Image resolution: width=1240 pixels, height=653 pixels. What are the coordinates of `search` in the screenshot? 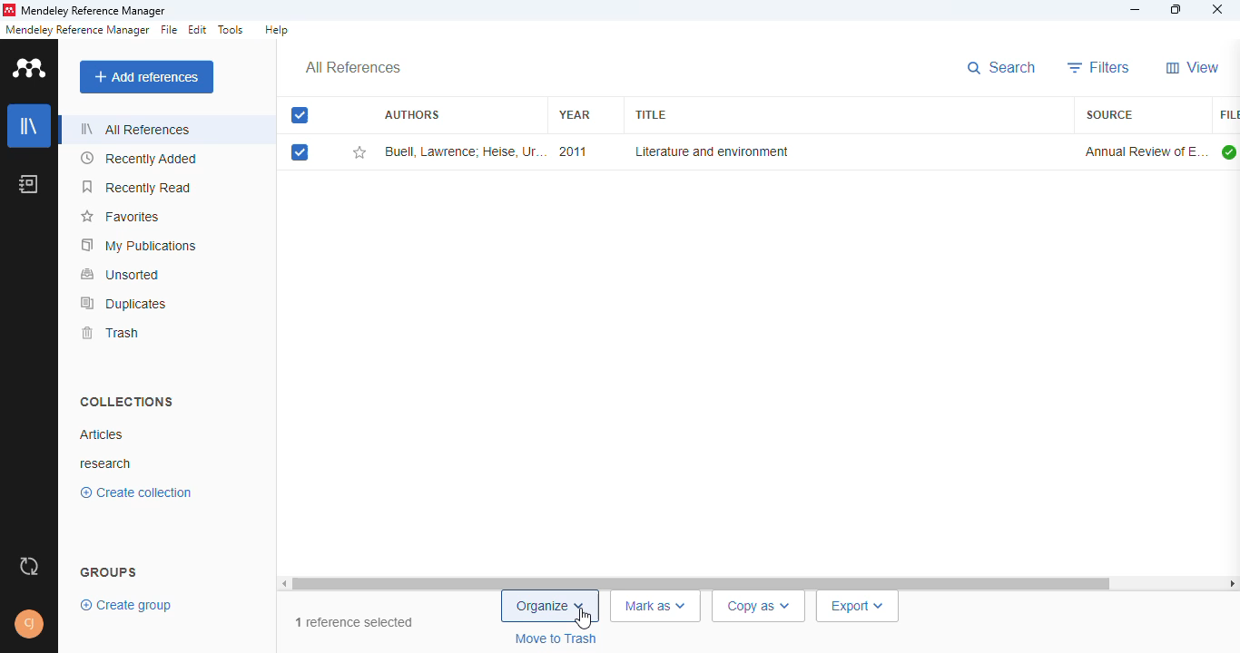 It's located at (1002, 68).